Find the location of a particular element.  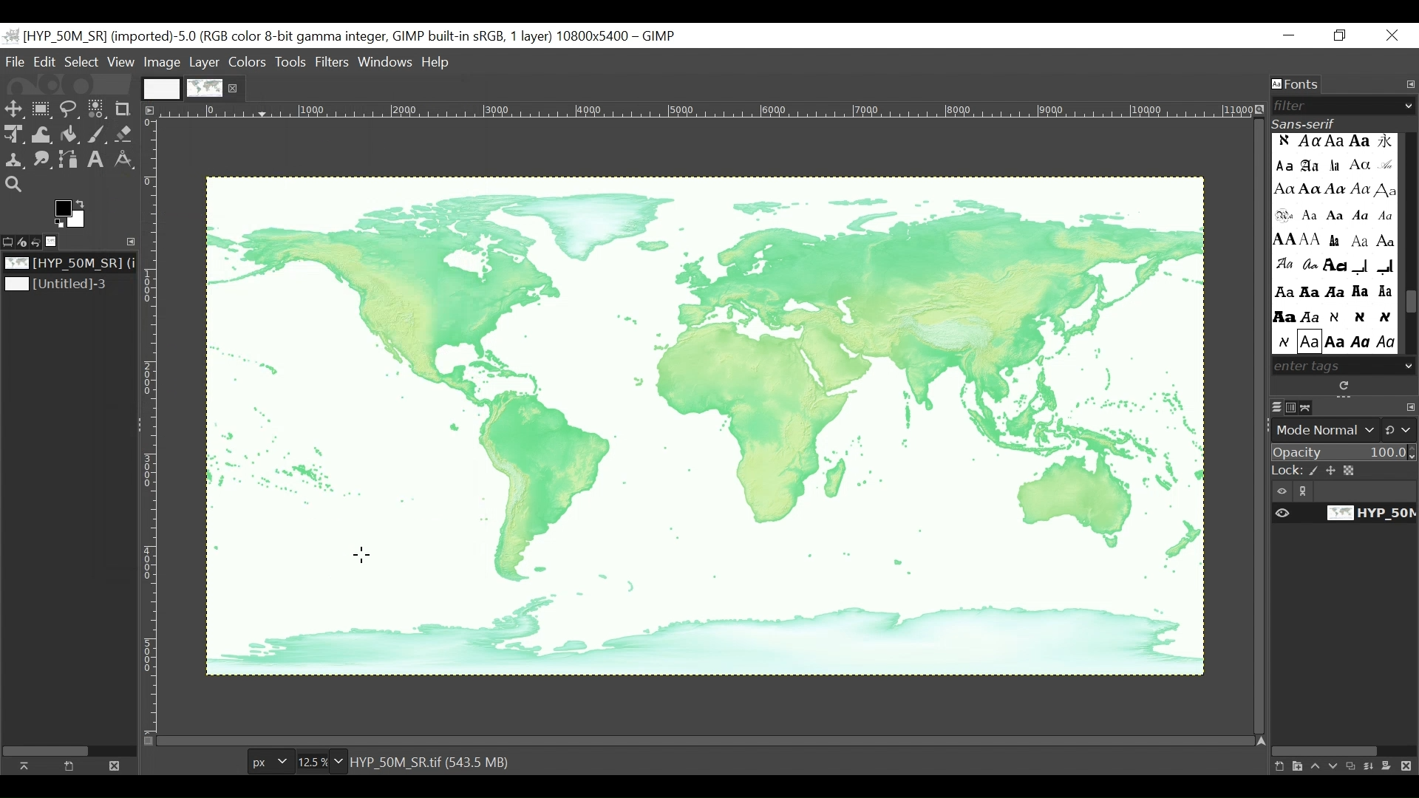

Fill is located at coordinates (68, 136).